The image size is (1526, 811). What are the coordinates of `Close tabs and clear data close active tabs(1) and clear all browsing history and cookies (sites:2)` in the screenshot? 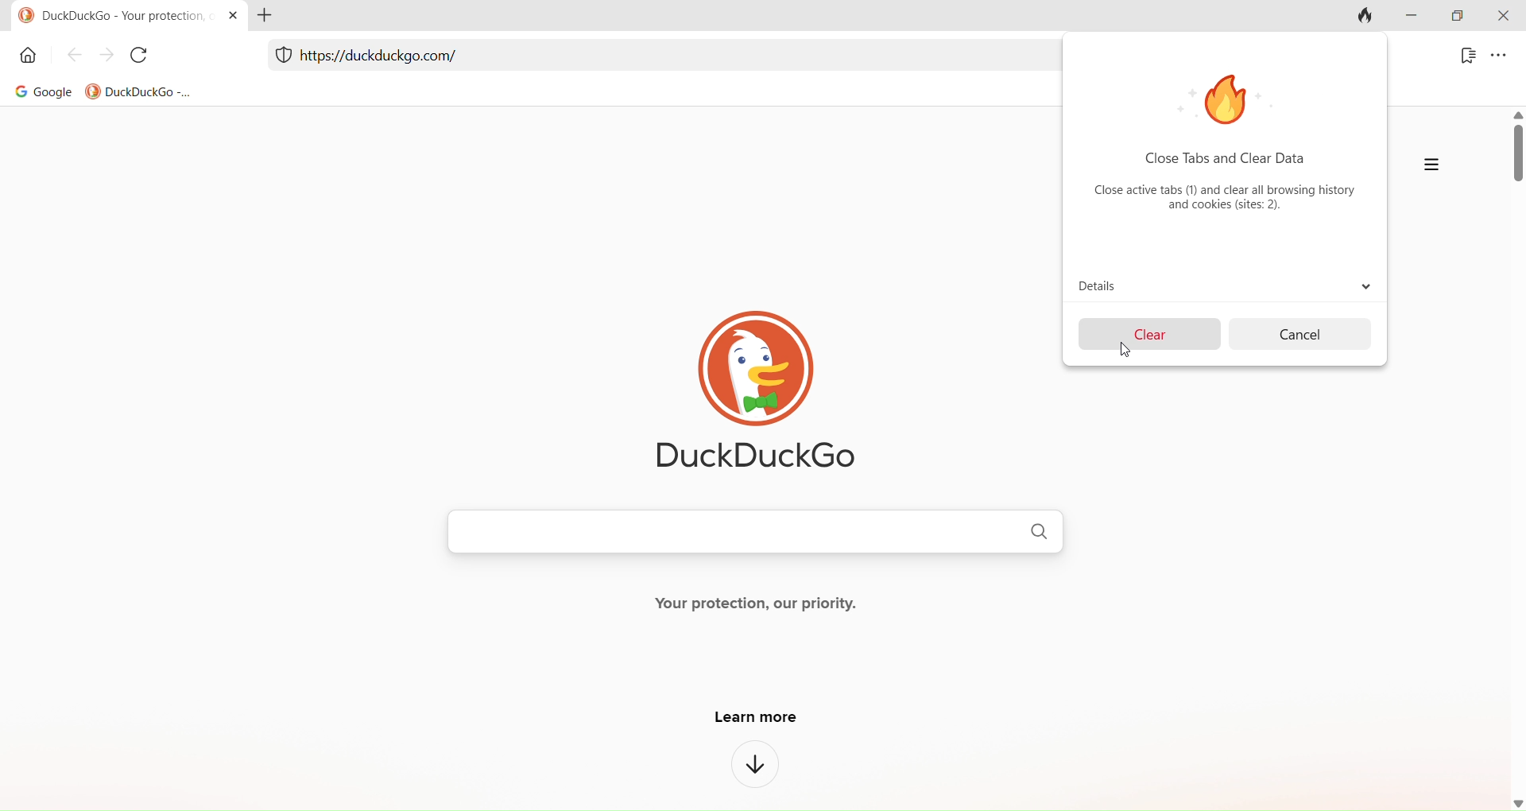 It's located at (1227, 142).